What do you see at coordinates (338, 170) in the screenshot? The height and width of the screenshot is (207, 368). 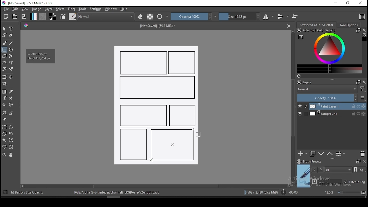 I see `tags` at bounding box center [338, 170].